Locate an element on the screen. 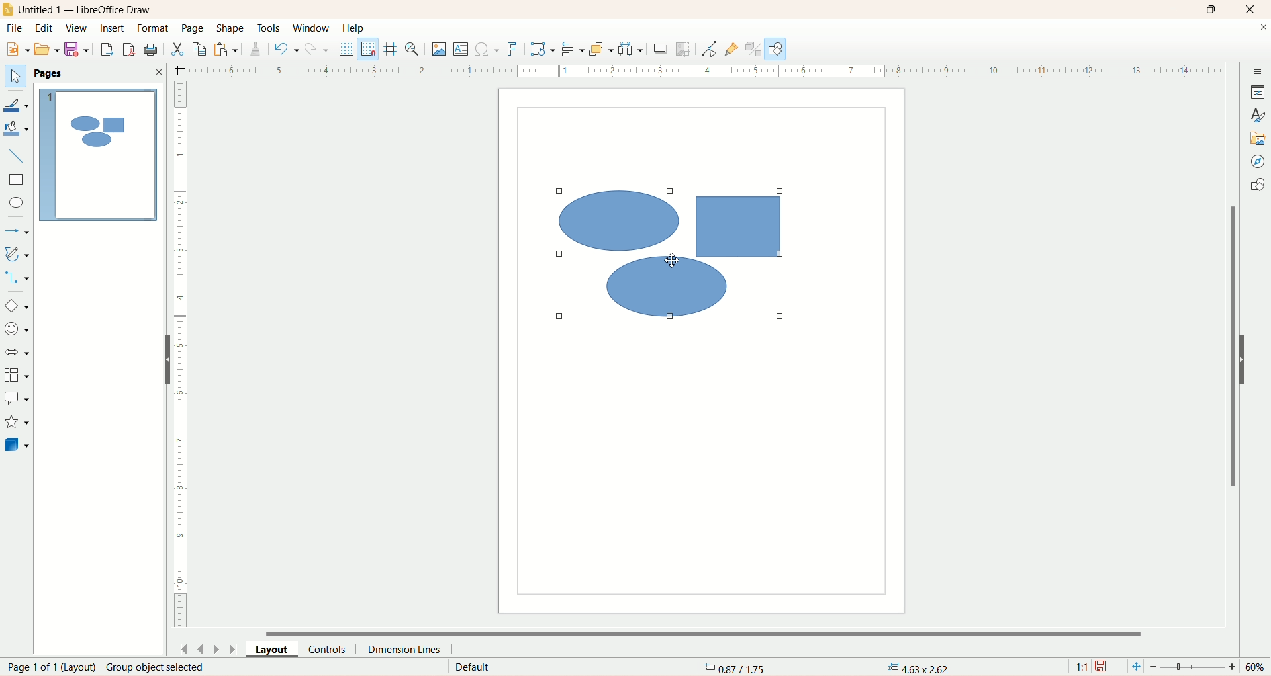 This screenshot has width=1271, height=676. pages is located at coordinates (53, 72).